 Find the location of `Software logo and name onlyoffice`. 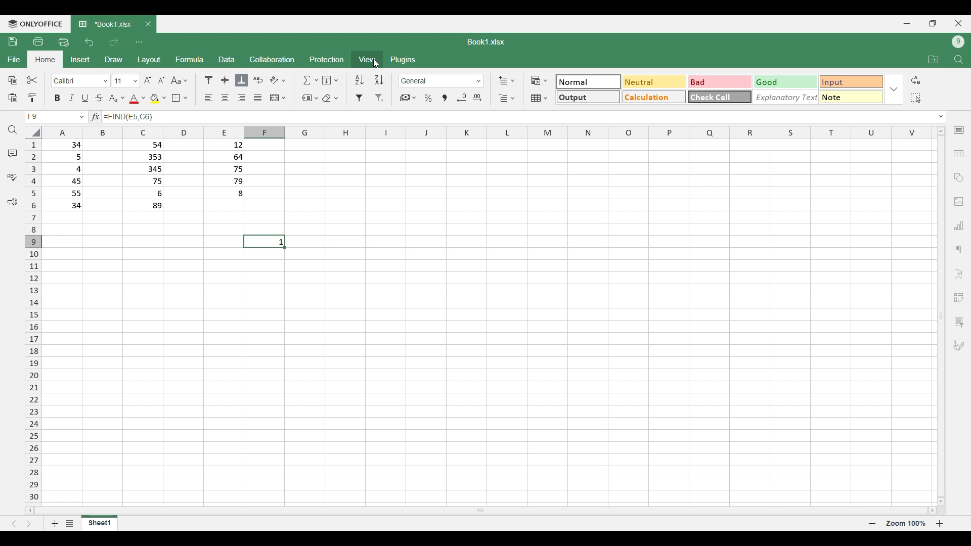

Software logo and name onlyoffice is located at coordinates (35, 24).